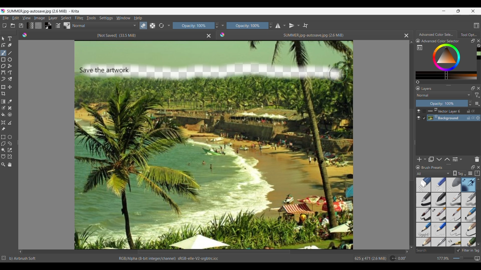 Image resolution: width=481 pixels, height=270 pixels. What do you see at coordinates (411, 247) in the screenshot?
I see `Quick slide to bottom` at bounding box center [411, 247].